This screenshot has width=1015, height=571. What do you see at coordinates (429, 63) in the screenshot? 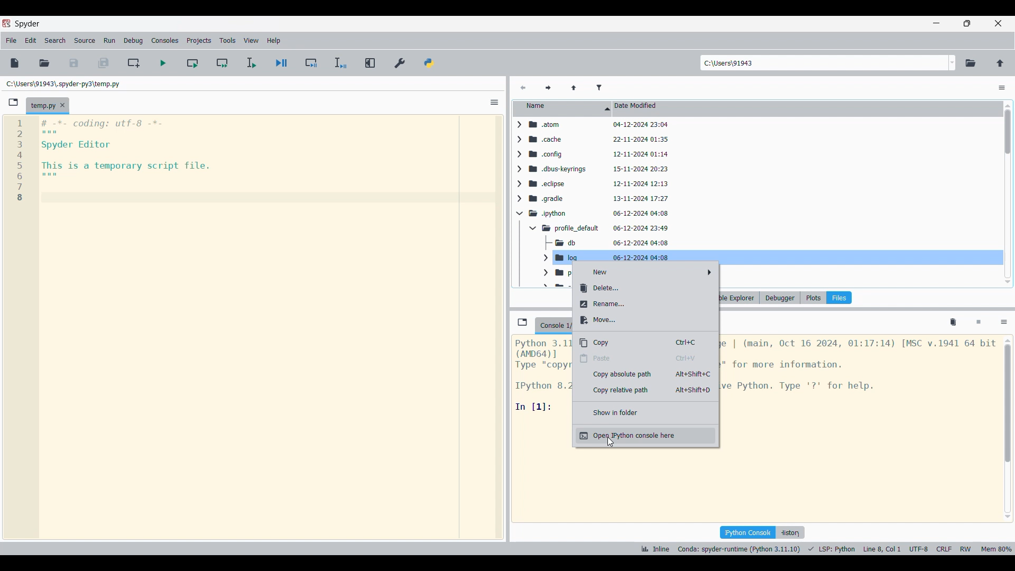
I see `PYTHONPATH manager` at bounding box center [429, 63].